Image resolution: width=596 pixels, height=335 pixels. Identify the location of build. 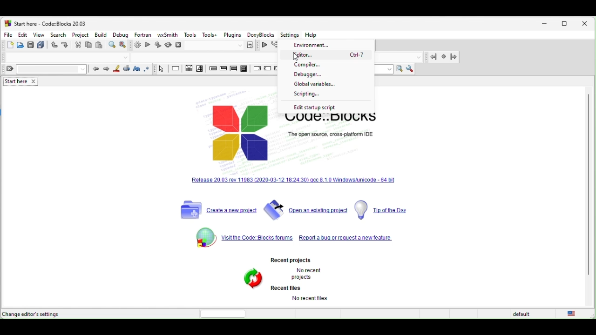
(137, 45).